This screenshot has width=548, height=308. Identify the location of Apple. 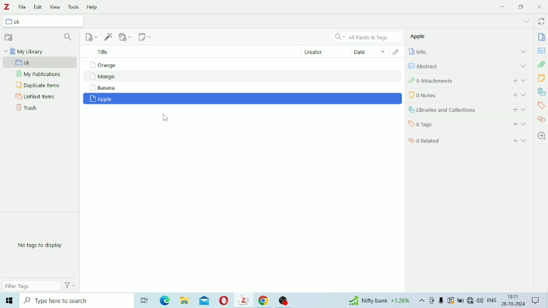
(242, 99).